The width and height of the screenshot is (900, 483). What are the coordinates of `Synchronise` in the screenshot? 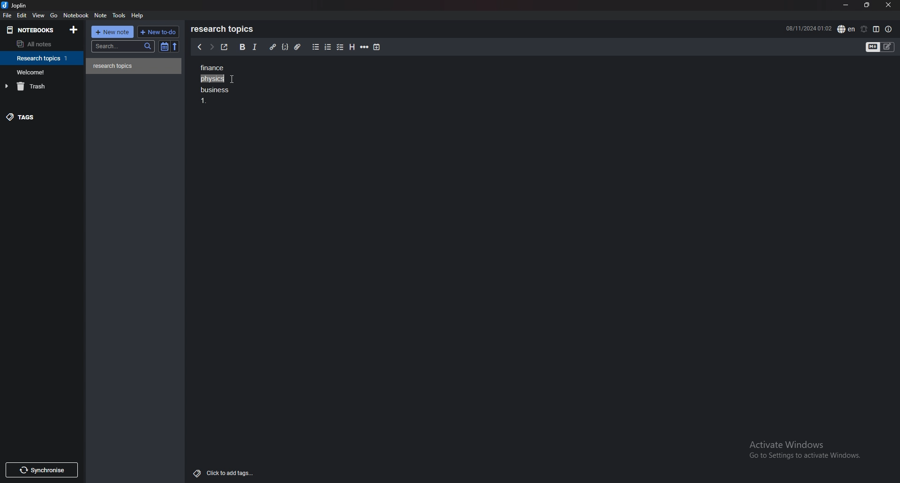 It's located at (44, 469).